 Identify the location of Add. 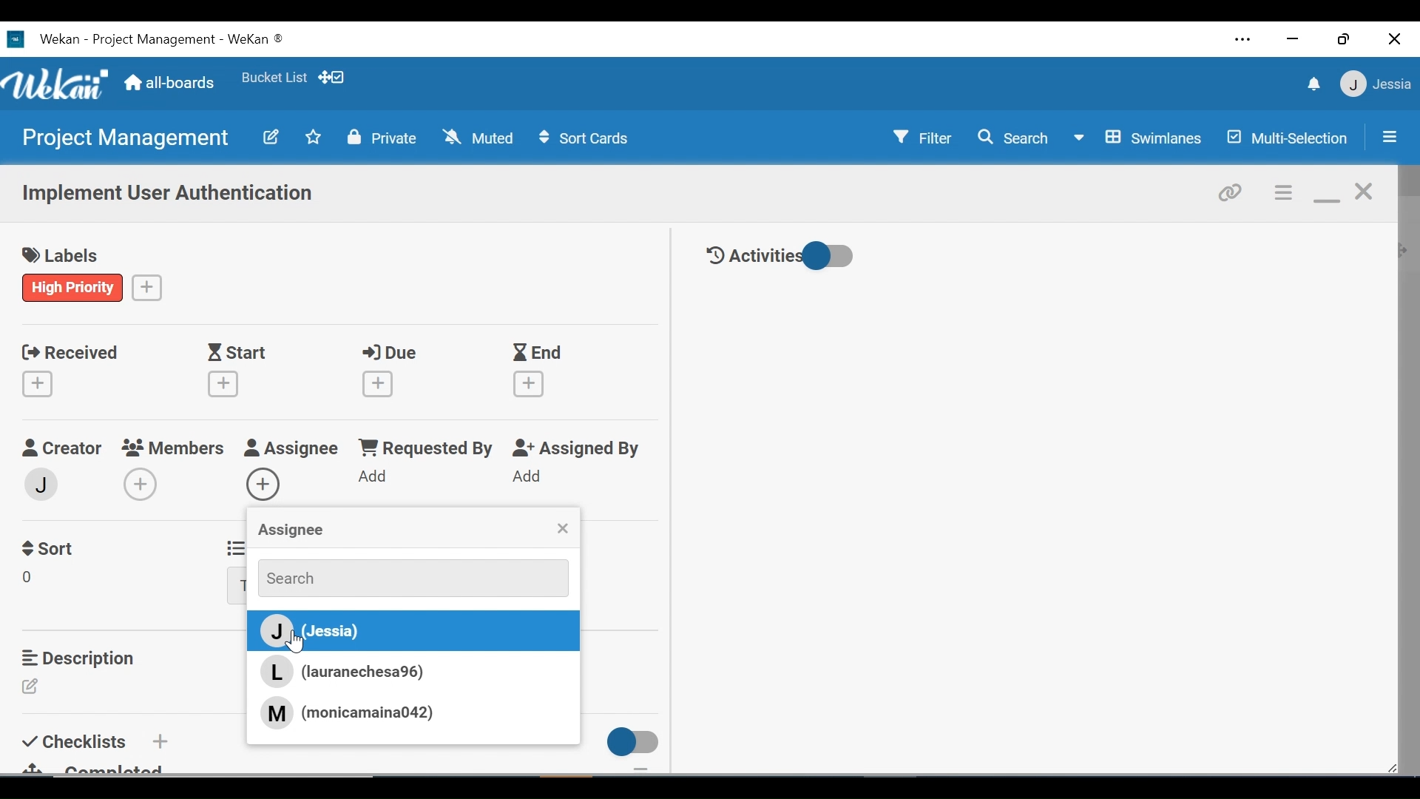
(530, 477).